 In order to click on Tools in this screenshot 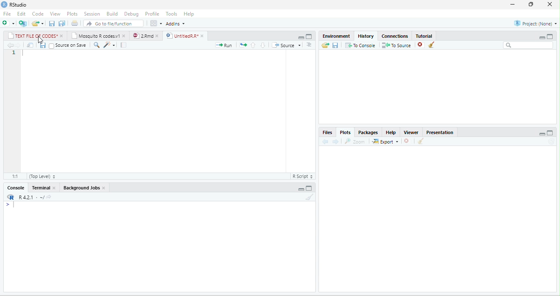, I will do `click(172, 14)`.